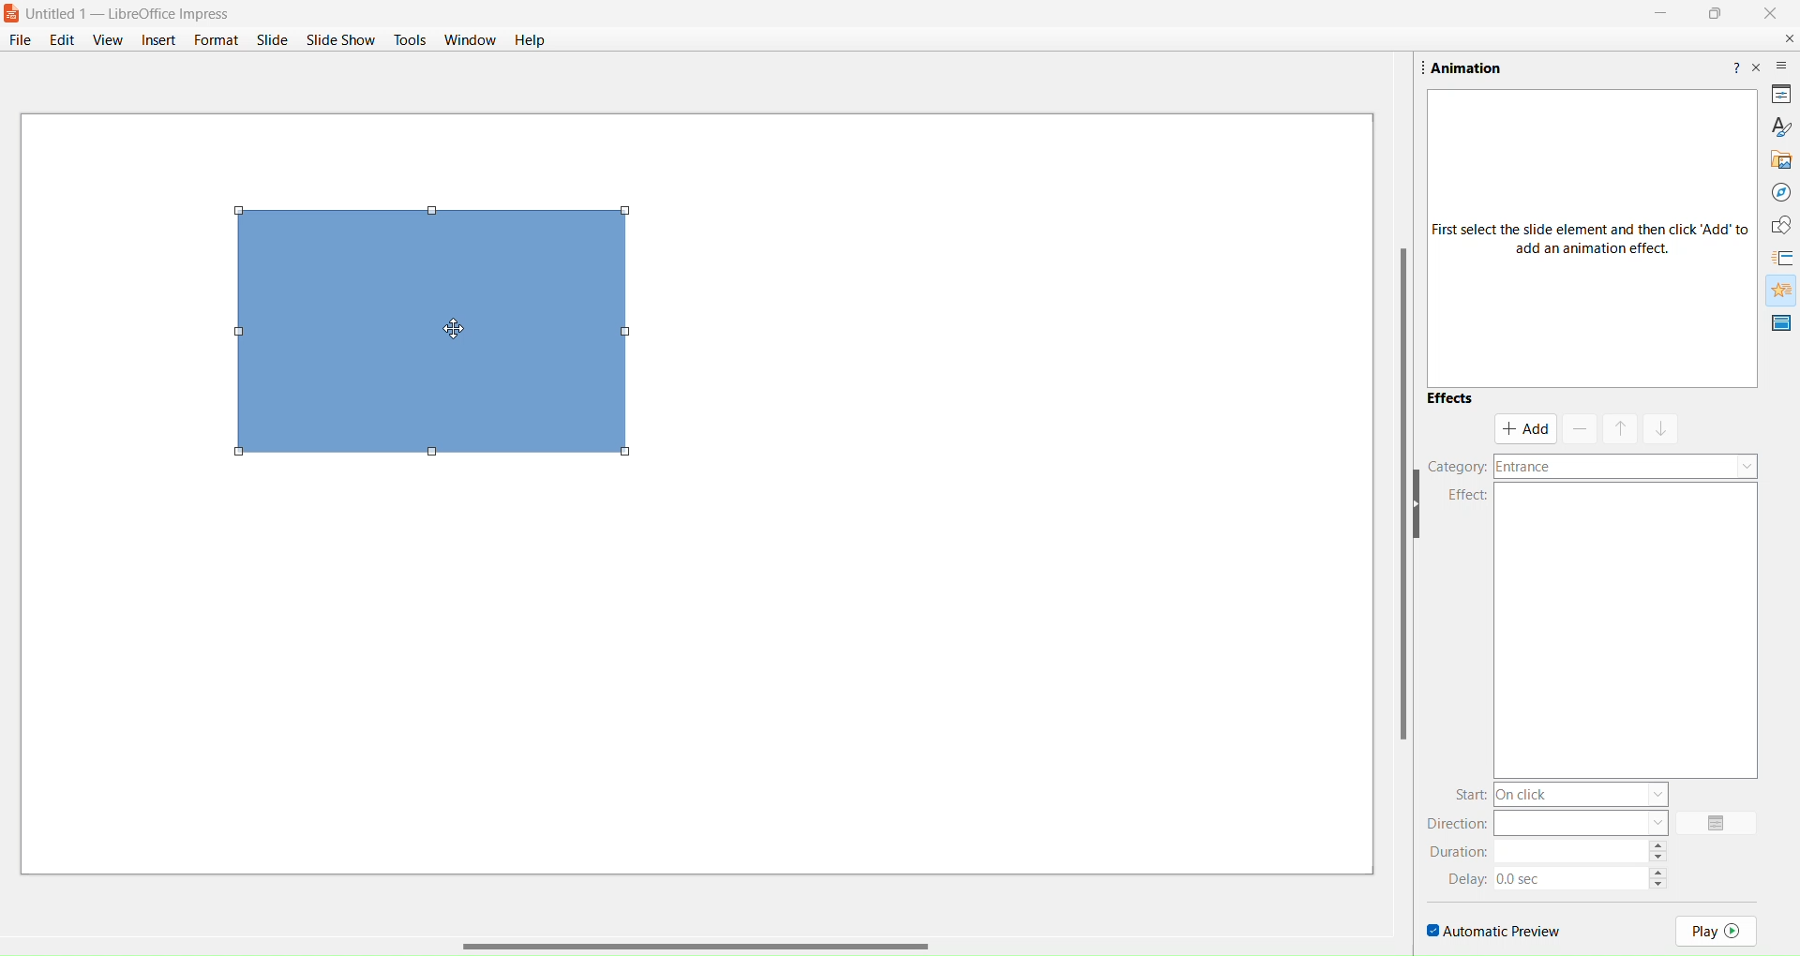 The image size is (1800, 956). What do you see at coordinates (1717, 929) in the screenshot?
I see `play` at bounding box center [1717, 929].